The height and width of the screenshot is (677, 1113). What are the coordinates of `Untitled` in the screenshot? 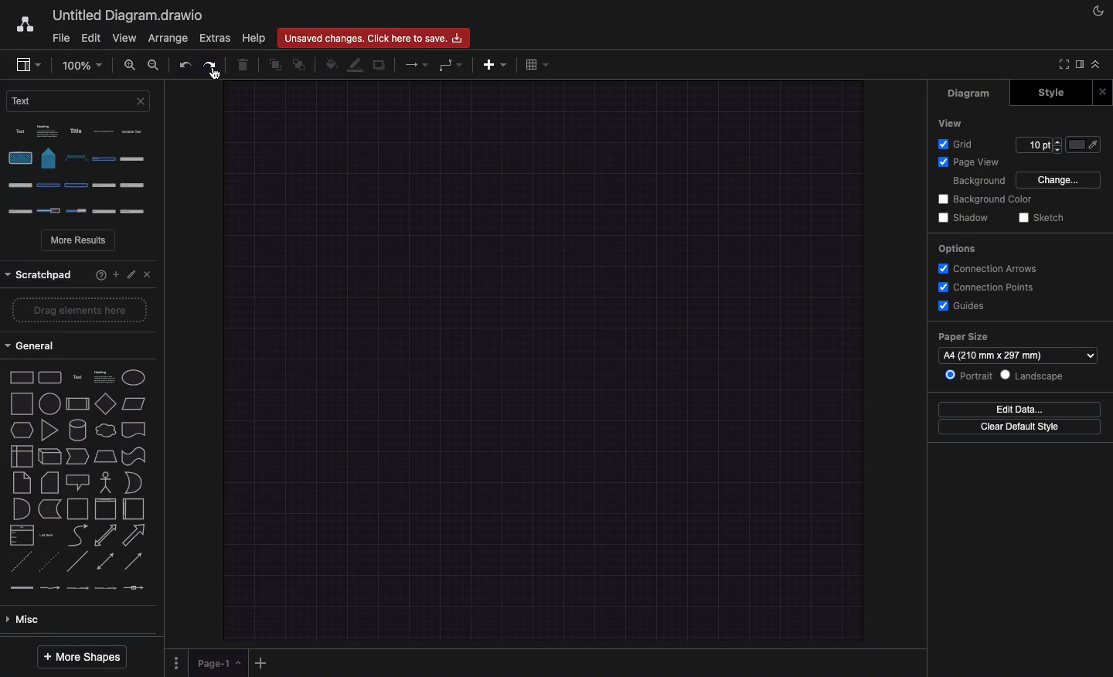 It's located at (125, 16).